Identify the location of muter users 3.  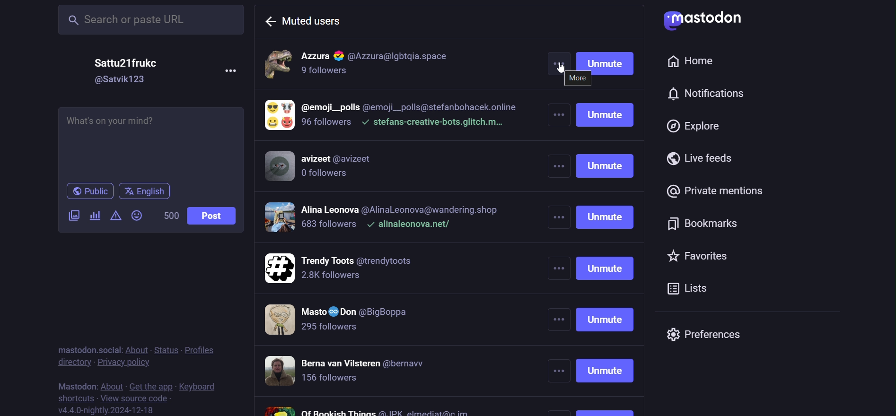
(328, 166).